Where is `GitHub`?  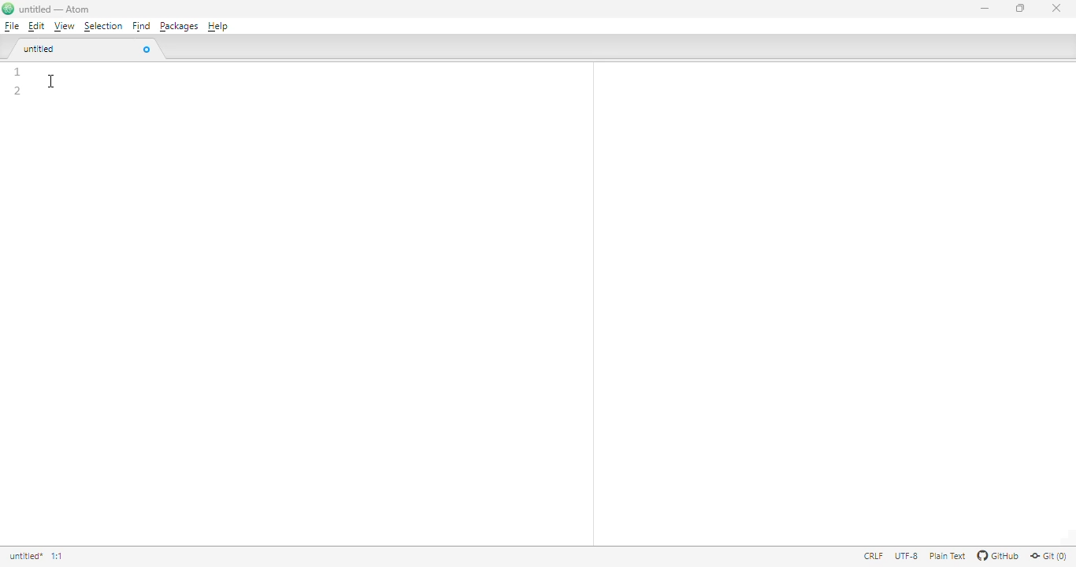 GitHub is located at coordinates (997, 555).